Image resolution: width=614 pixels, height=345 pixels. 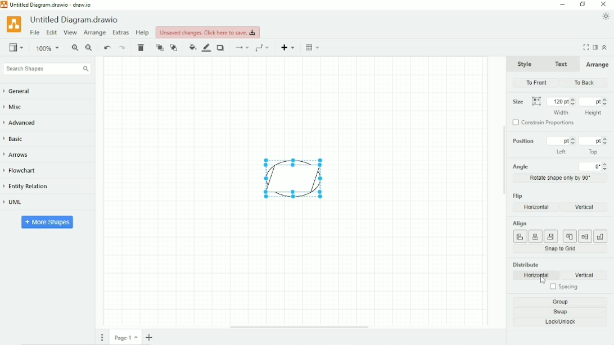 What do you see at coordinates (143, 33) in the screenshot?
I see `Help` at bounding box center [143, 33].